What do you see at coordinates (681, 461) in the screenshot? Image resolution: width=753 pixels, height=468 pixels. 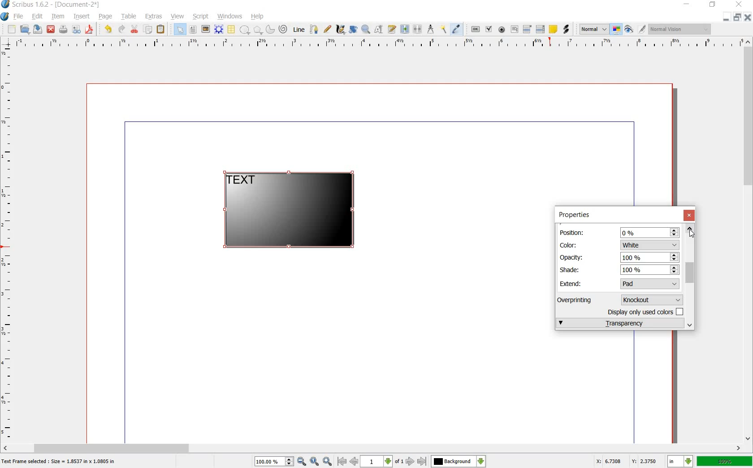 I see `in` at bounding box center [681, 461].